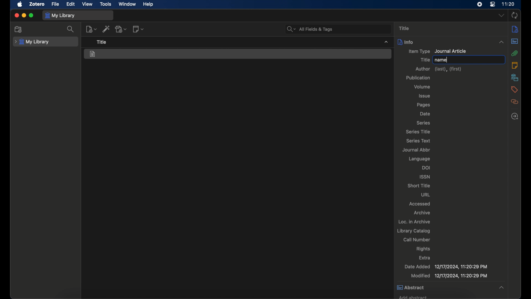  I want to click on accessed, so click(420, 204).